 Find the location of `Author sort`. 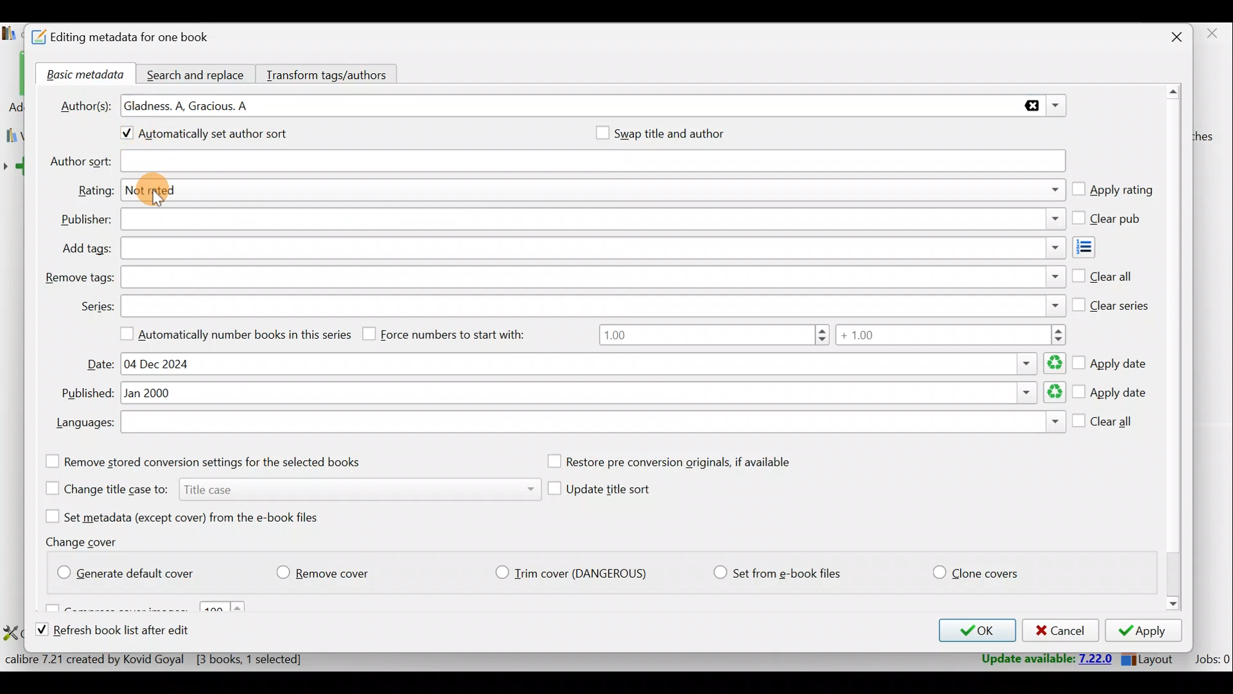

Author sort is located at coordinates (592, 162).